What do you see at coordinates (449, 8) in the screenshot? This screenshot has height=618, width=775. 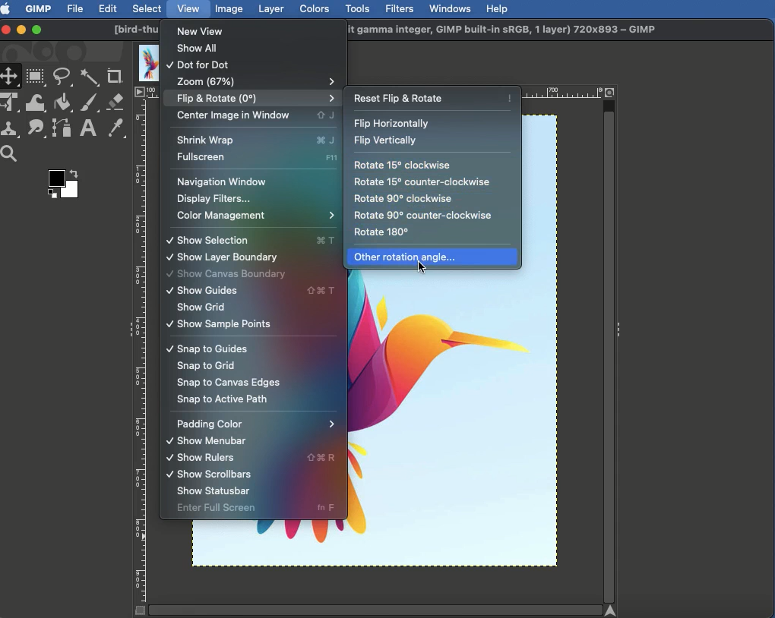 I see `Windows` at bounding box center [449, 8].